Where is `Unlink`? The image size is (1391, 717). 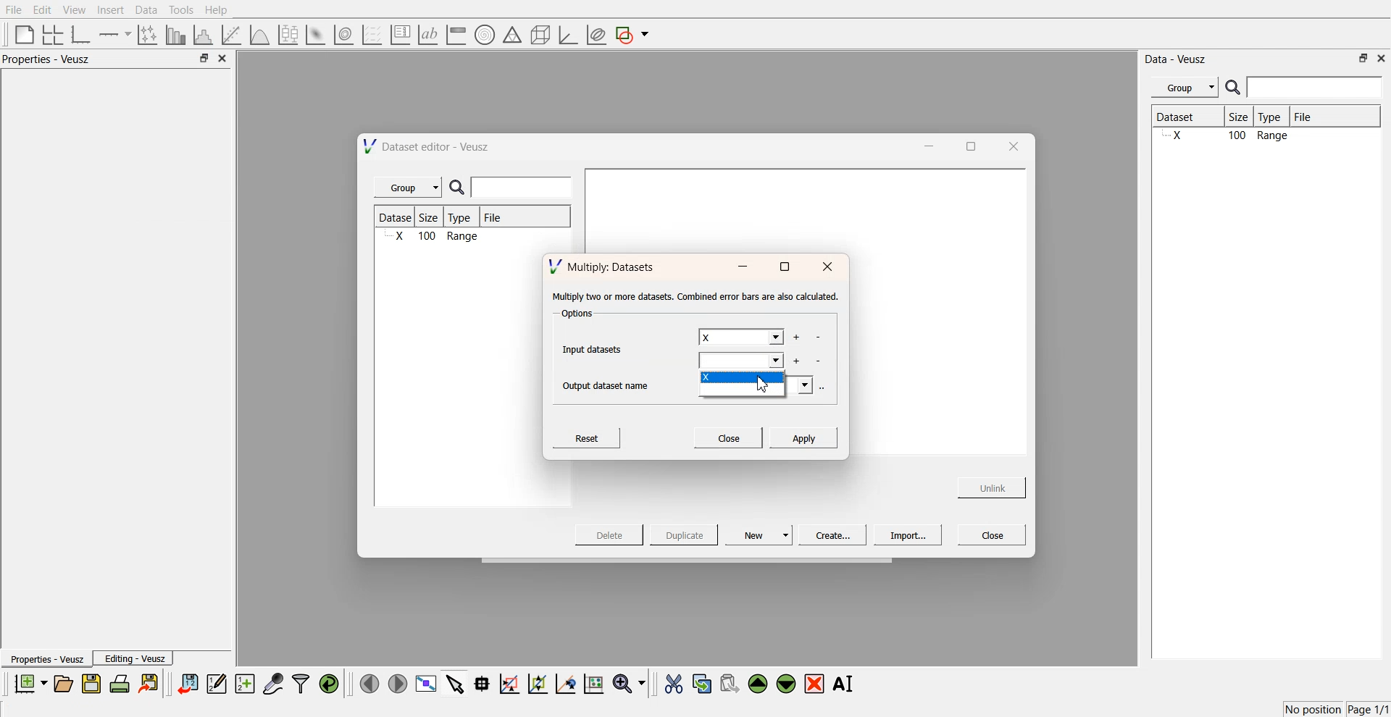 Unlink is located at coordinates (993, 486).